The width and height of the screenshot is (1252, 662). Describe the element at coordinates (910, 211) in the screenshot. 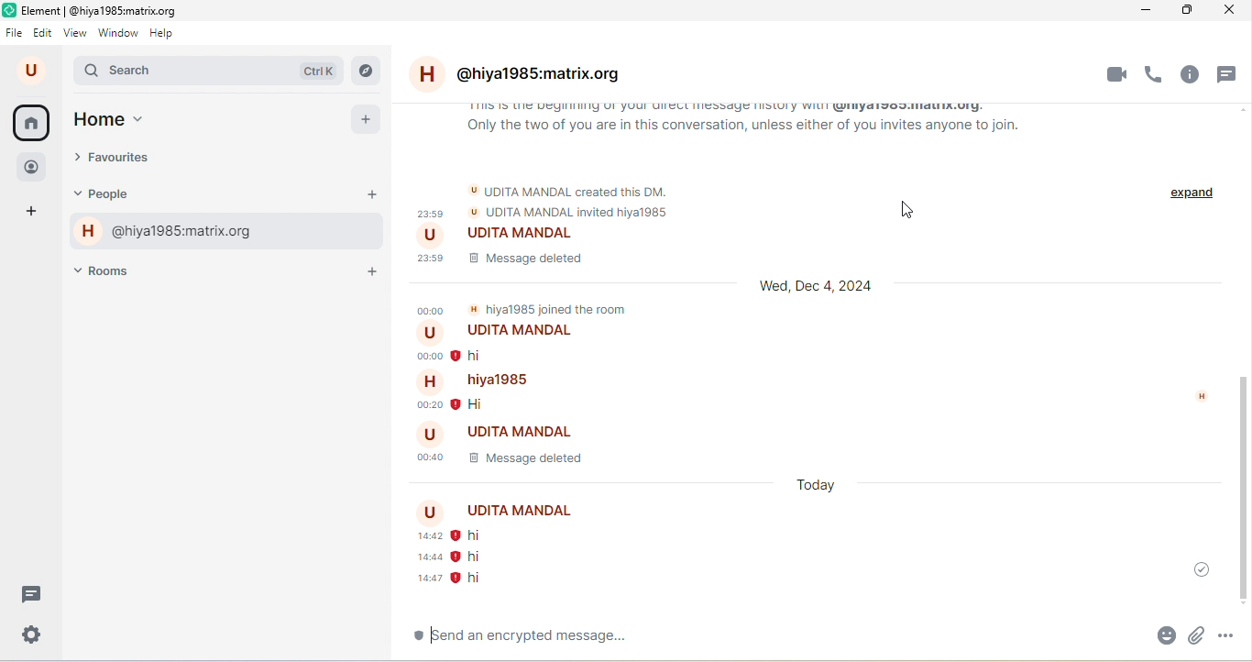

I see `cursor` at that location.